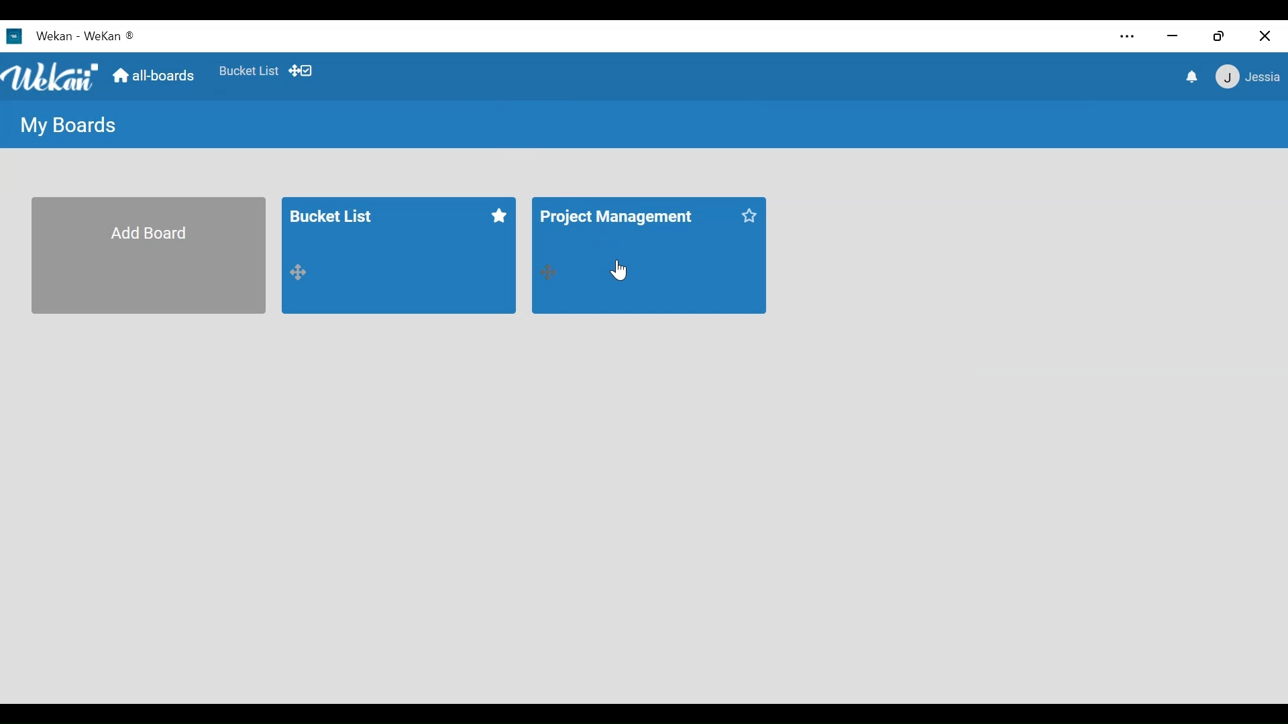 The image size is (1288, 724). I want to click on My Boards, so click(68, 127).